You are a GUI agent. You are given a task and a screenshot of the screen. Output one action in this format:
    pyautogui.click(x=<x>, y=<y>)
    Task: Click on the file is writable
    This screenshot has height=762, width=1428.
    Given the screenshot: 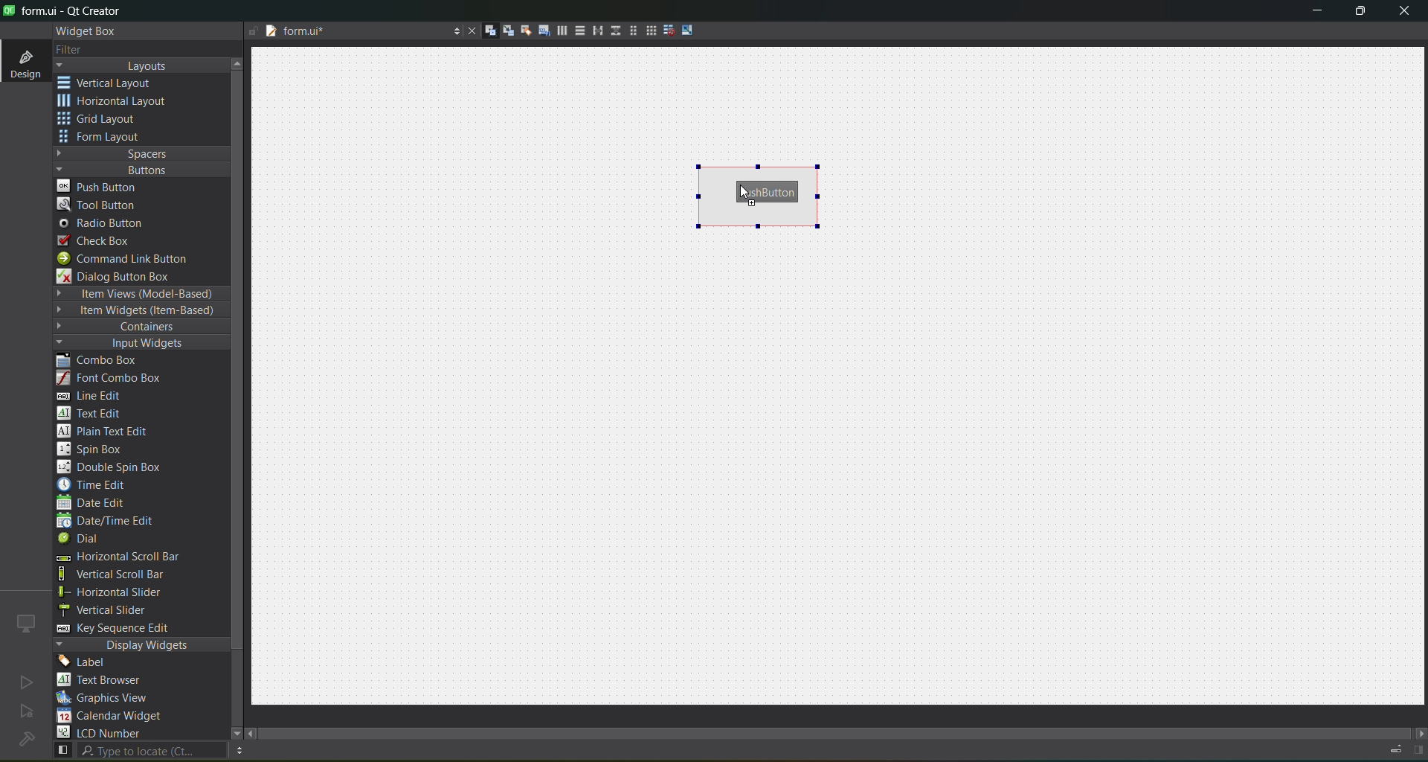 What is the action you would take?
    pyautogui.click(x=253, y=32)
    